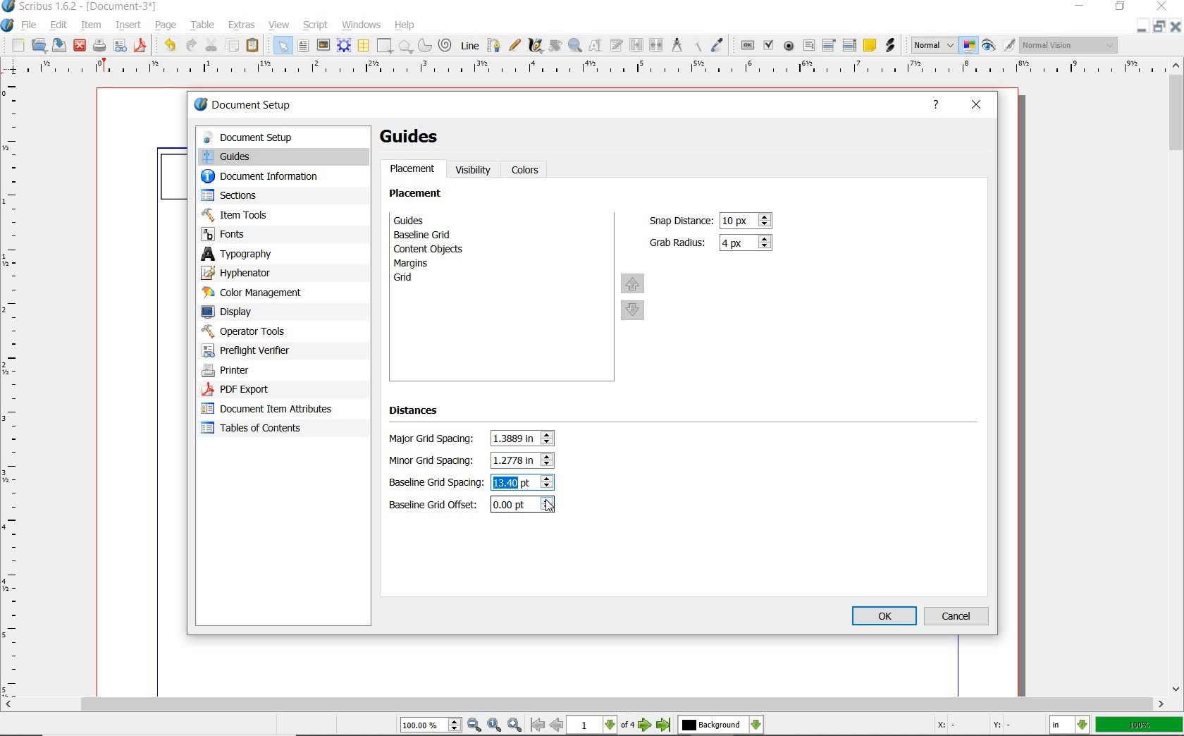 Image resolution: width=1184 pixels, height=736 pixels. I want to click on guides, so click(417, 137).